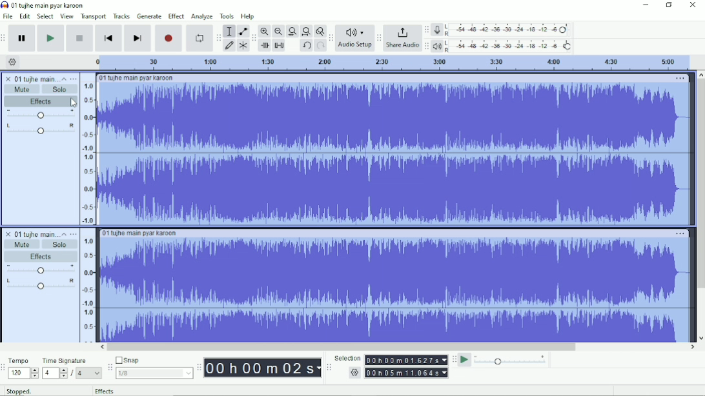 This screenshot has height=396, width=705. Describe the element at coordinates (20, 245) in the screenshot. I see `Mute` at that location.